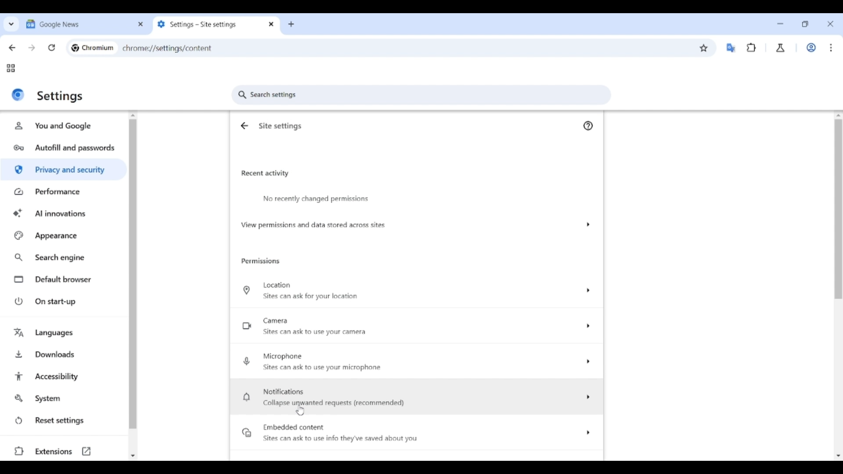 This screenshot has height=474, width=843. I want to click on AI innovations, so click(64, 212).